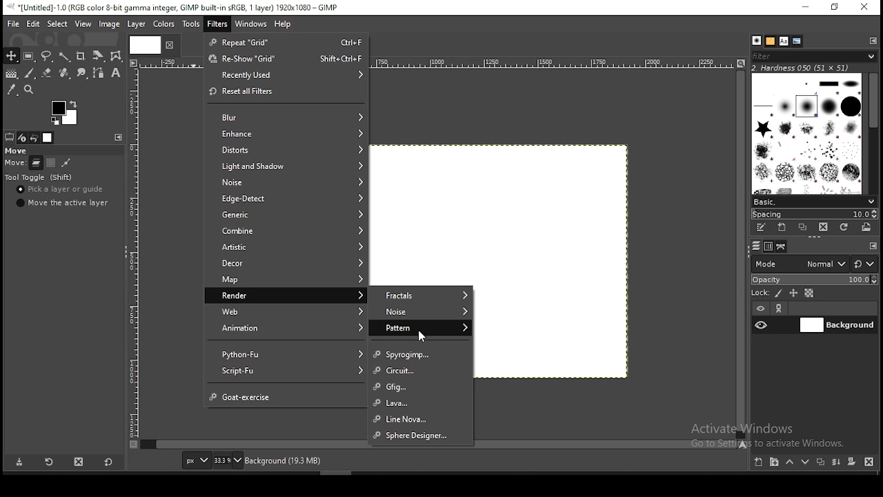 The image size is (883, 497). What do you see at coordinates (771, 41) in the screenshot?
I see `patterns` at bounding box center [771, 41].